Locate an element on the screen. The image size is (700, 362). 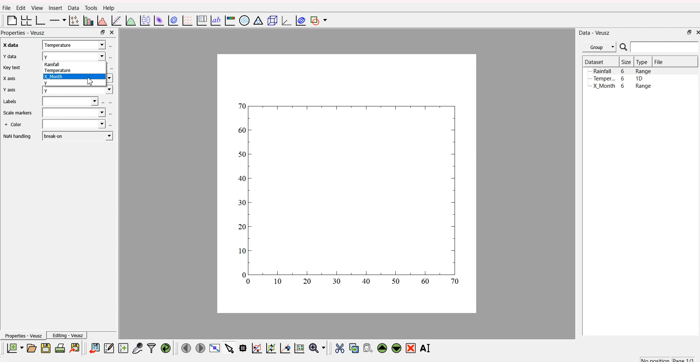
plot key is located at coordinates (201, 21).